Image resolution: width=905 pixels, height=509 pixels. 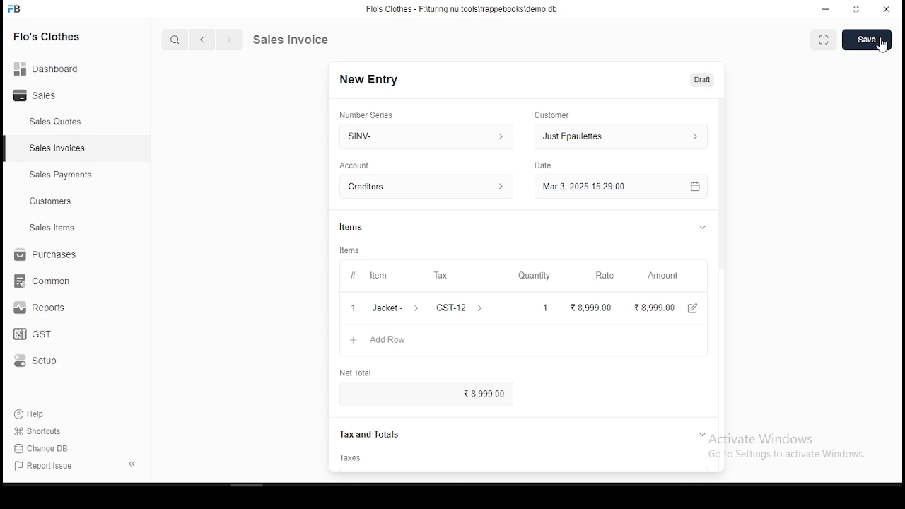 What do you see at coordinates (868, 40) in the screenshot?
I see `save` at bounding box center [868, 40].